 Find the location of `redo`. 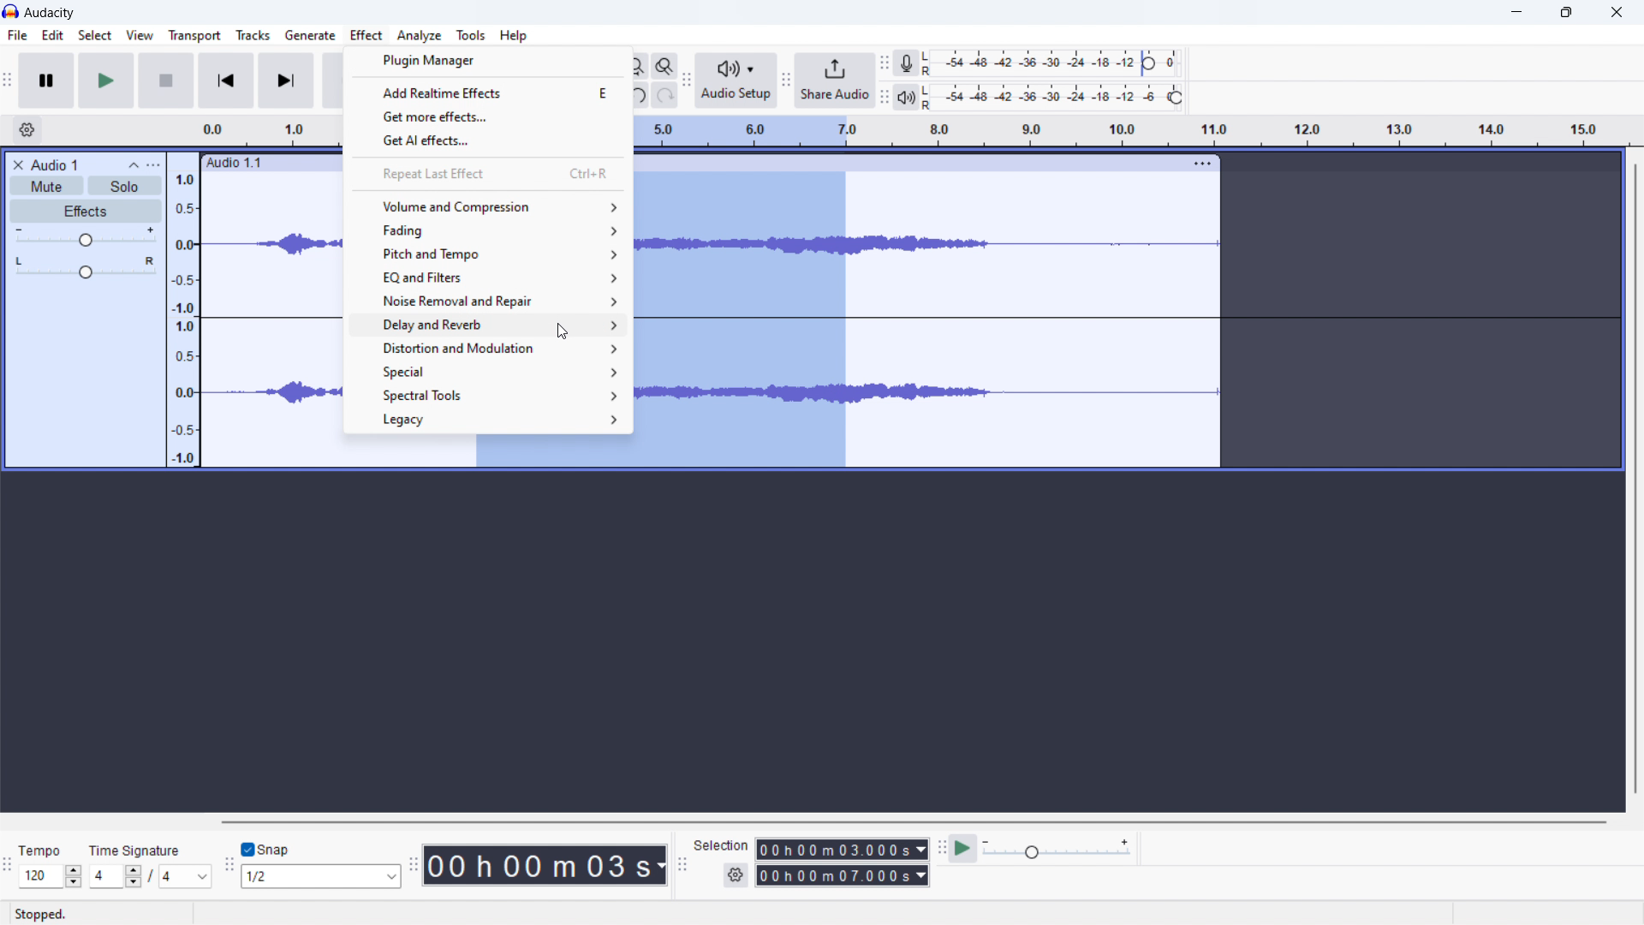

redo is located at coordinates (665, 94).